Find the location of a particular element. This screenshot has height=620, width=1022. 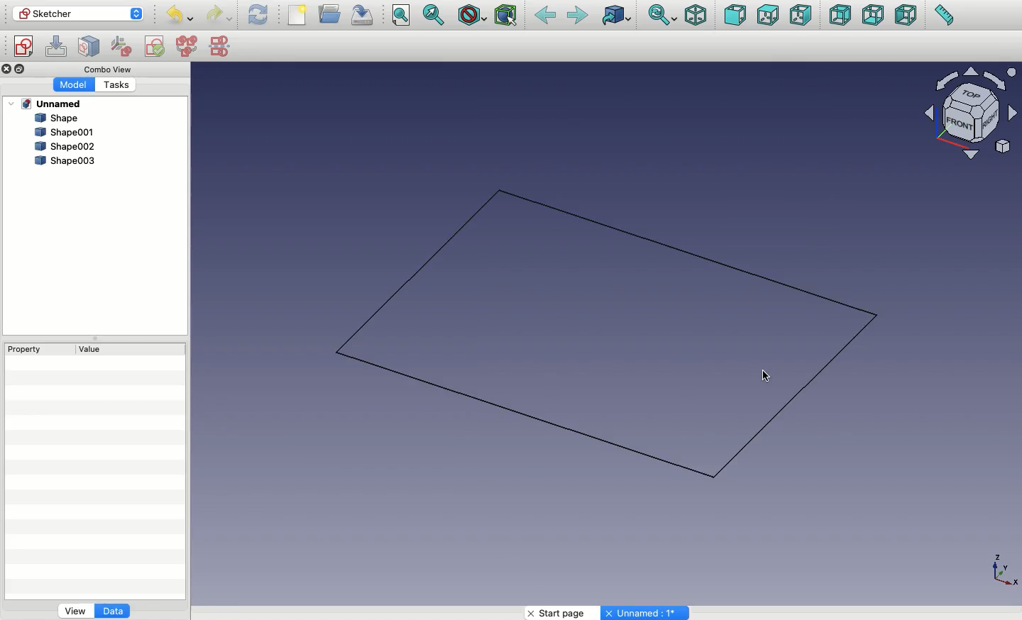

Measure is located at coordinates (944, 15).